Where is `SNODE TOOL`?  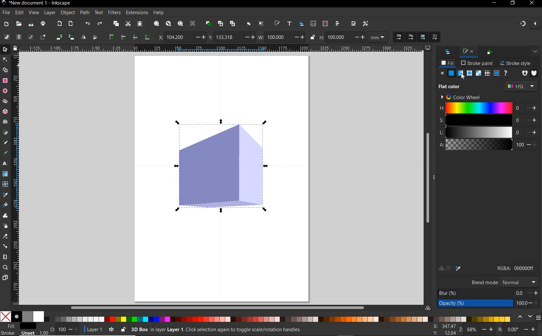
SNODE TOOL is located at coordinates (5, 60).